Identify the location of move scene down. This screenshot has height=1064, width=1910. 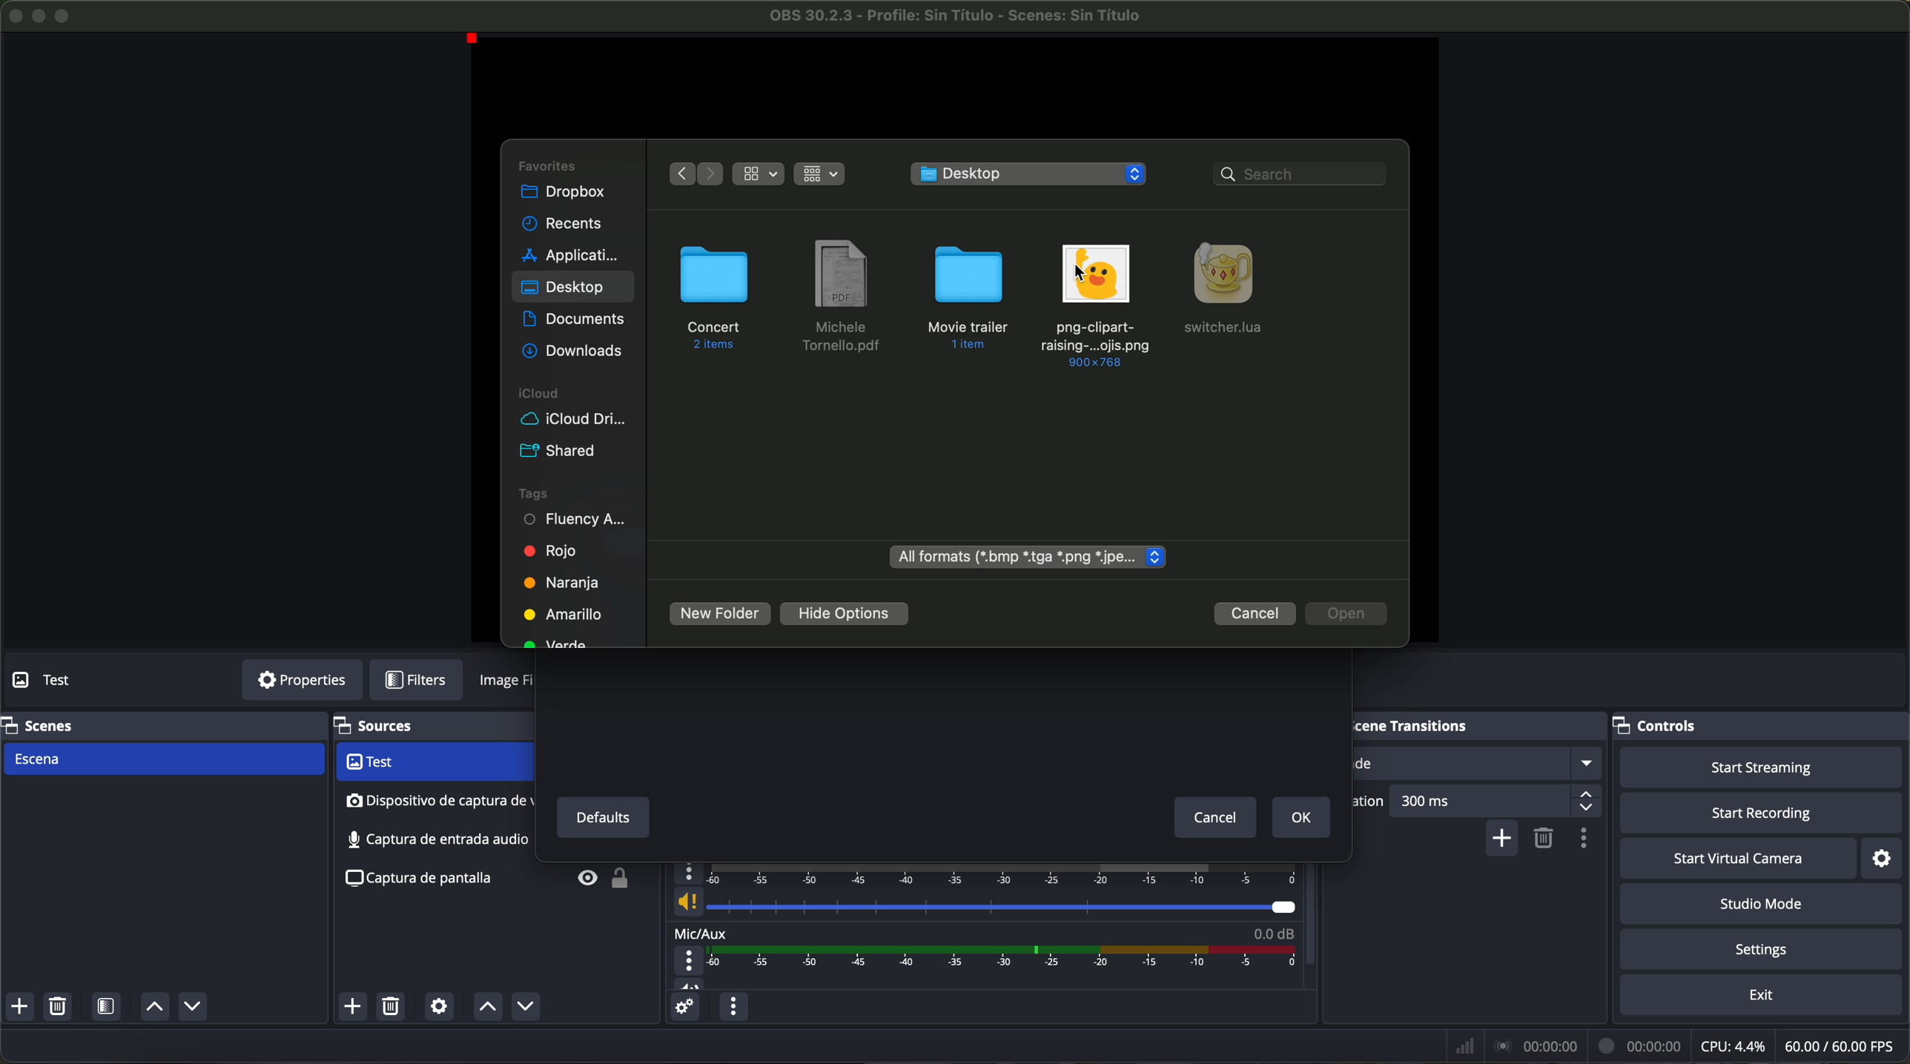
(193, 1008).